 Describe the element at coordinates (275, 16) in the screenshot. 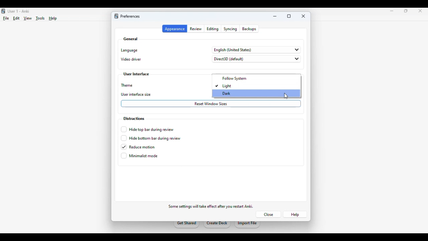

I see `minimize` at that location.